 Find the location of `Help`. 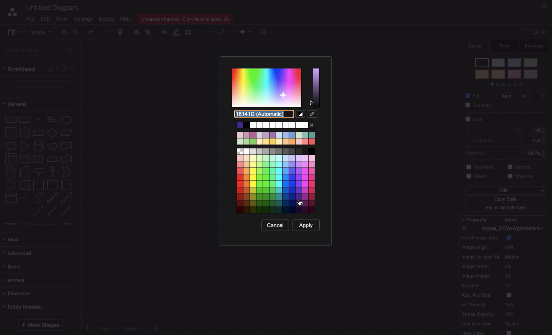

Help is located at coordinates (48, 70).